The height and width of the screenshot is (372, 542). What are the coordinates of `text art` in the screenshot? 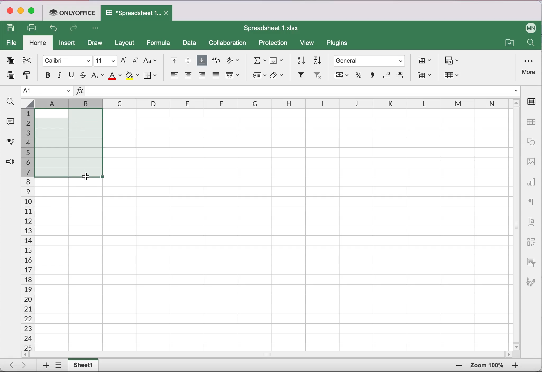 It's located at (531, 221).